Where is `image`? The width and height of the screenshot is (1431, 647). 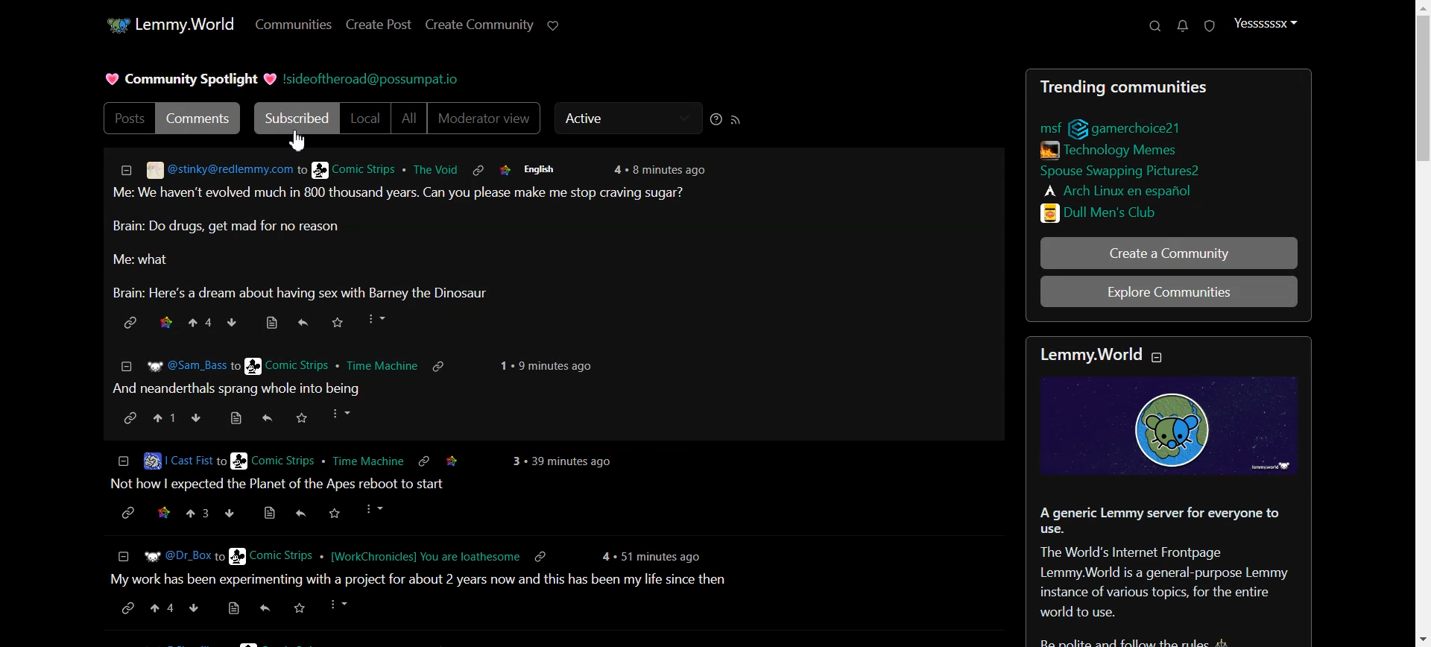 image is located at coordinates (1180, 428).